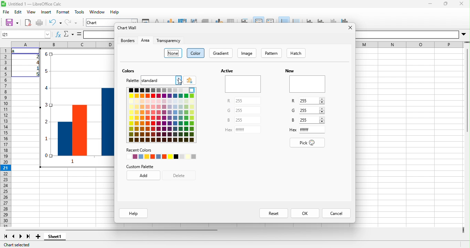 The height and width of the screenshot is (248, 470). Describe the element at coordinates (63, 12) in the screenshot. I see `format` at that location.